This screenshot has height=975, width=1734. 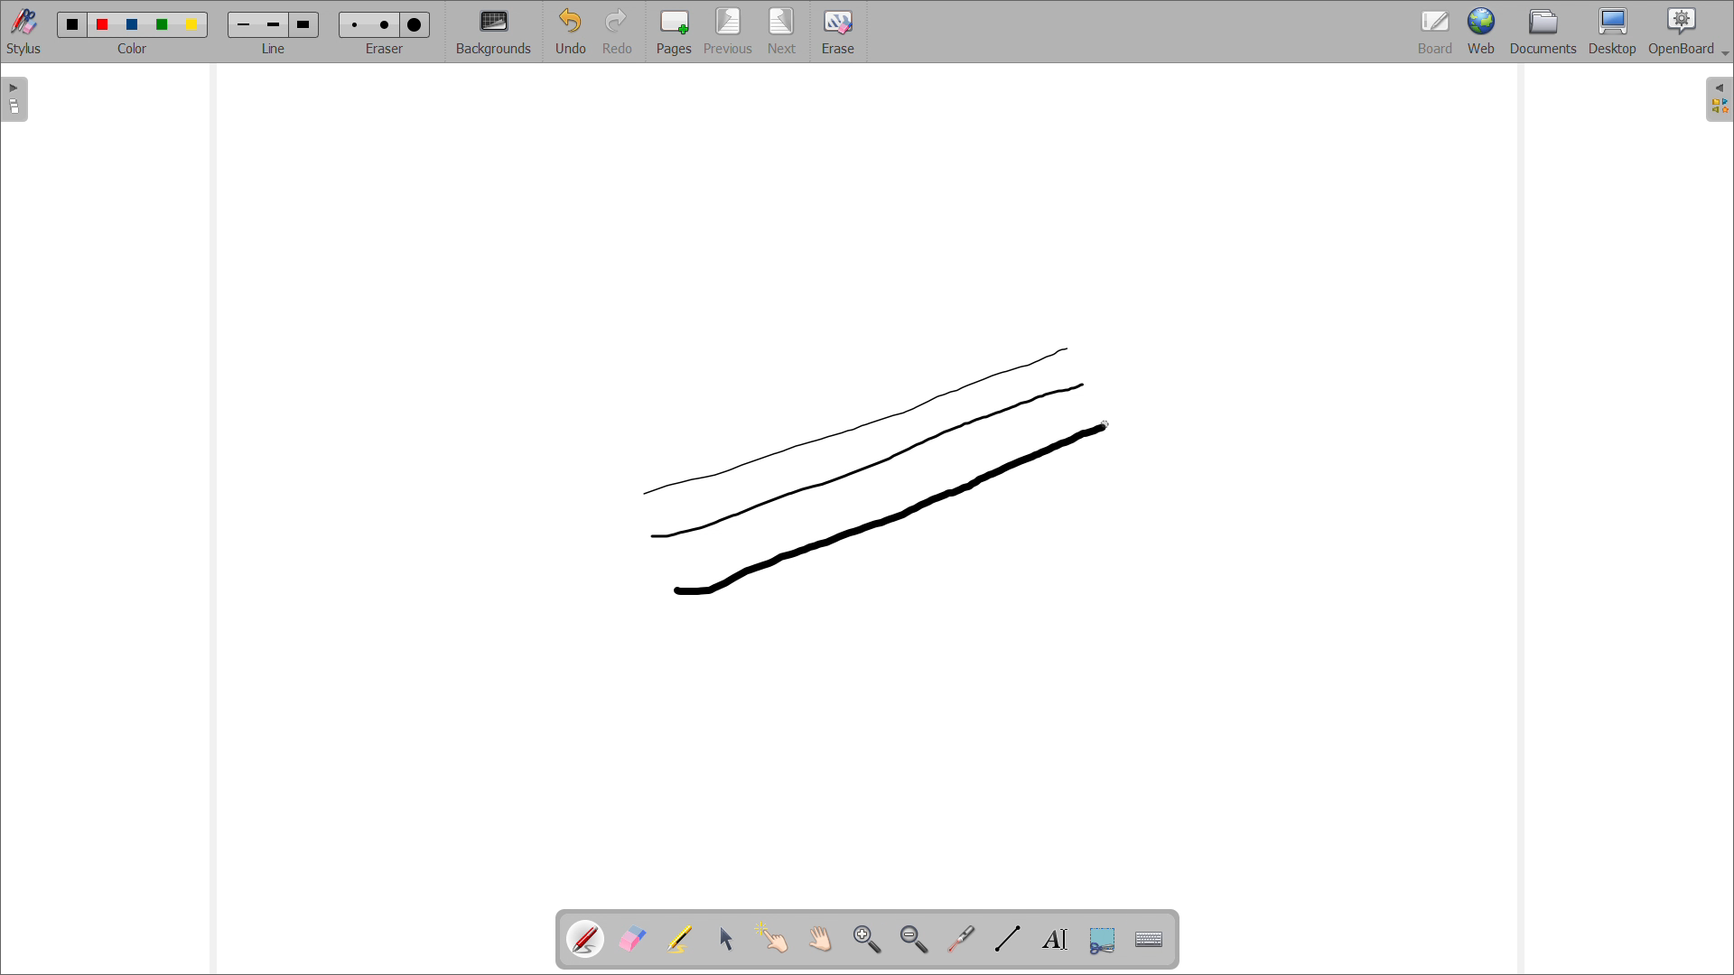 I want to click on virtual laser pointer, so click(x=963, y=937).